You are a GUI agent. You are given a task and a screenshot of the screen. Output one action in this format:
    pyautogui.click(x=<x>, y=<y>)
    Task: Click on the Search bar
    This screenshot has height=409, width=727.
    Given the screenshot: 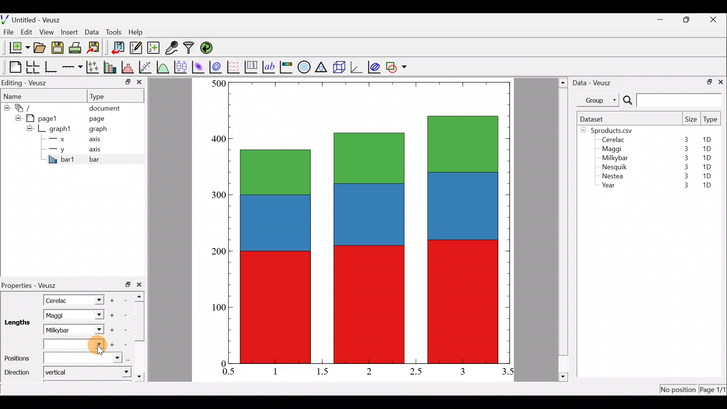 What is the action you would take?
    pyautogui.click(x=671, y=100)
    